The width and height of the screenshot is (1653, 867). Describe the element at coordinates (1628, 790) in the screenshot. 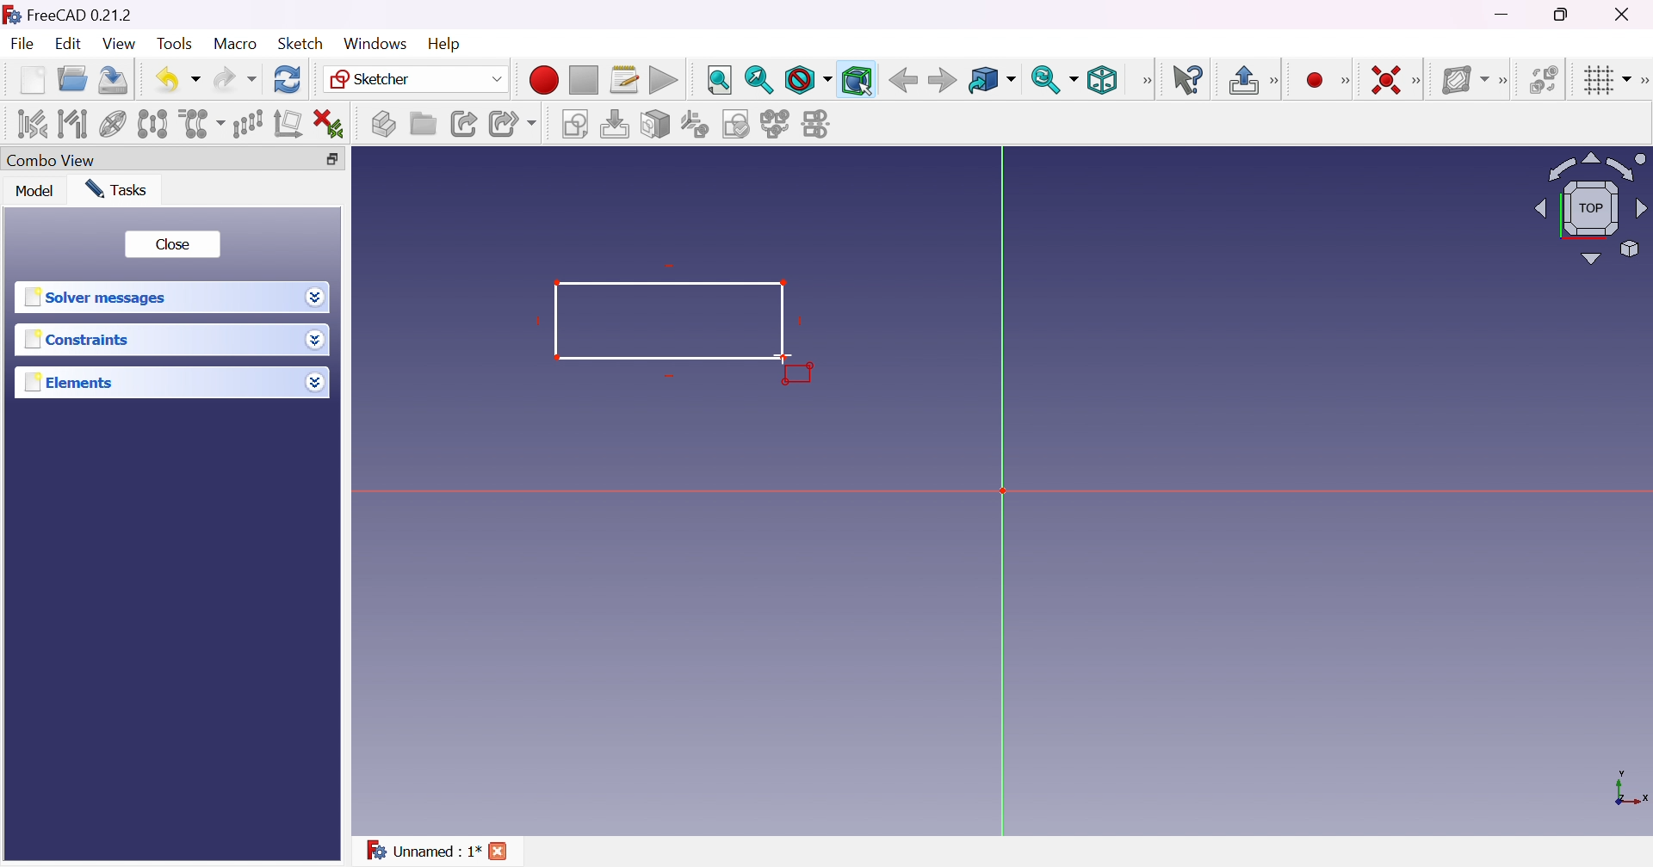

I see `x, y axis` at that location.